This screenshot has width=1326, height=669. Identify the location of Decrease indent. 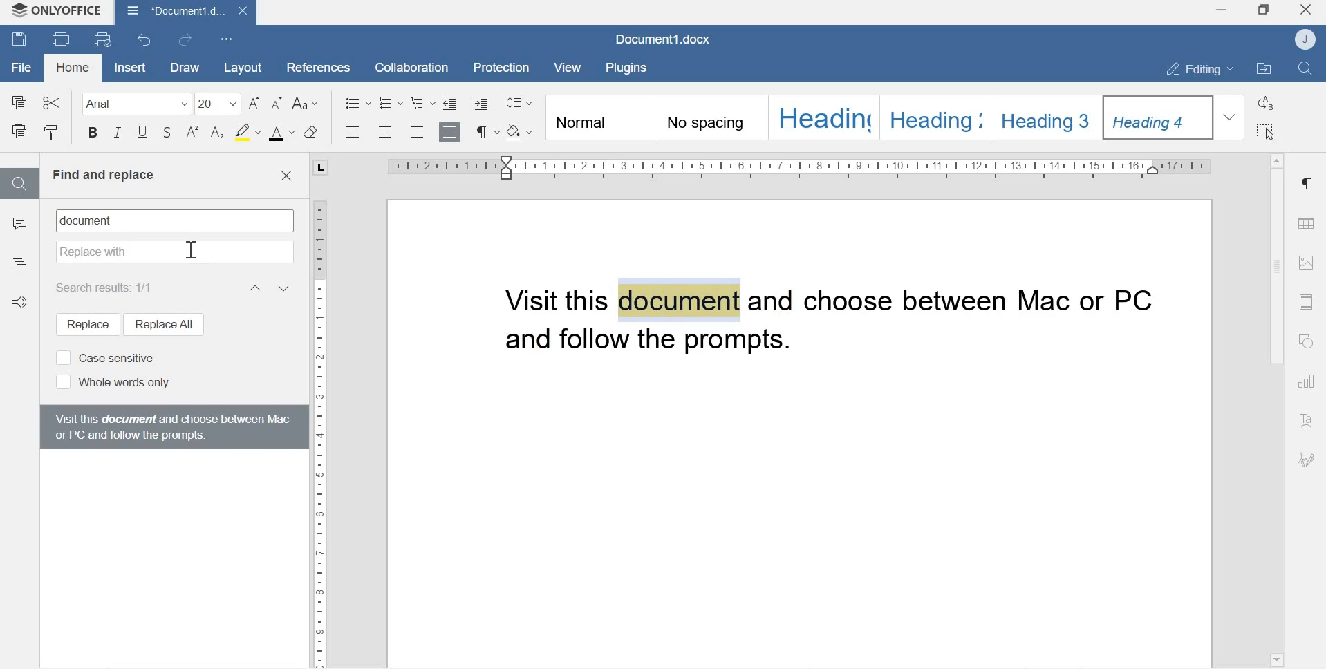
(450, 102).